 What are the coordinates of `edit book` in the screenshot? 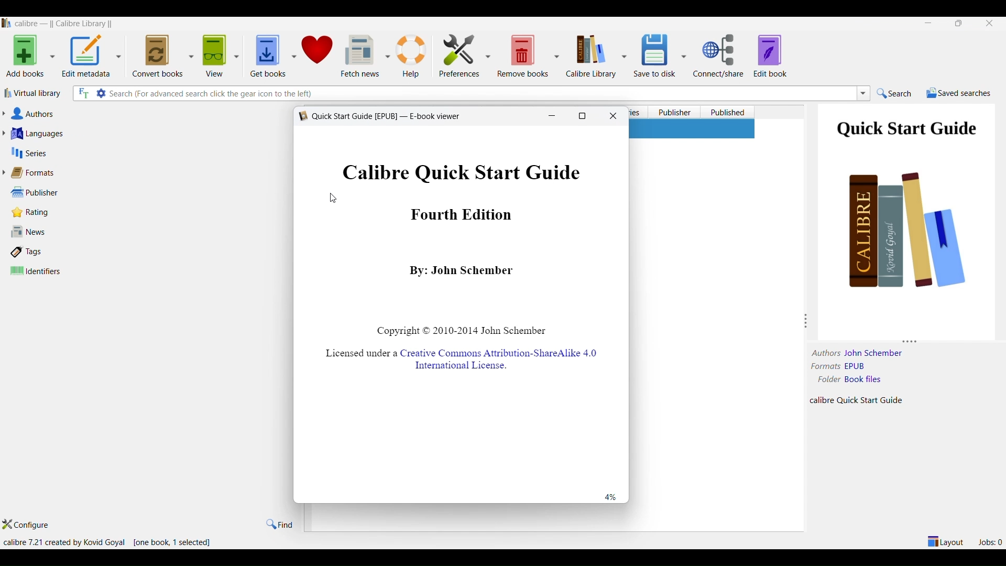 It's located at (773, 57).